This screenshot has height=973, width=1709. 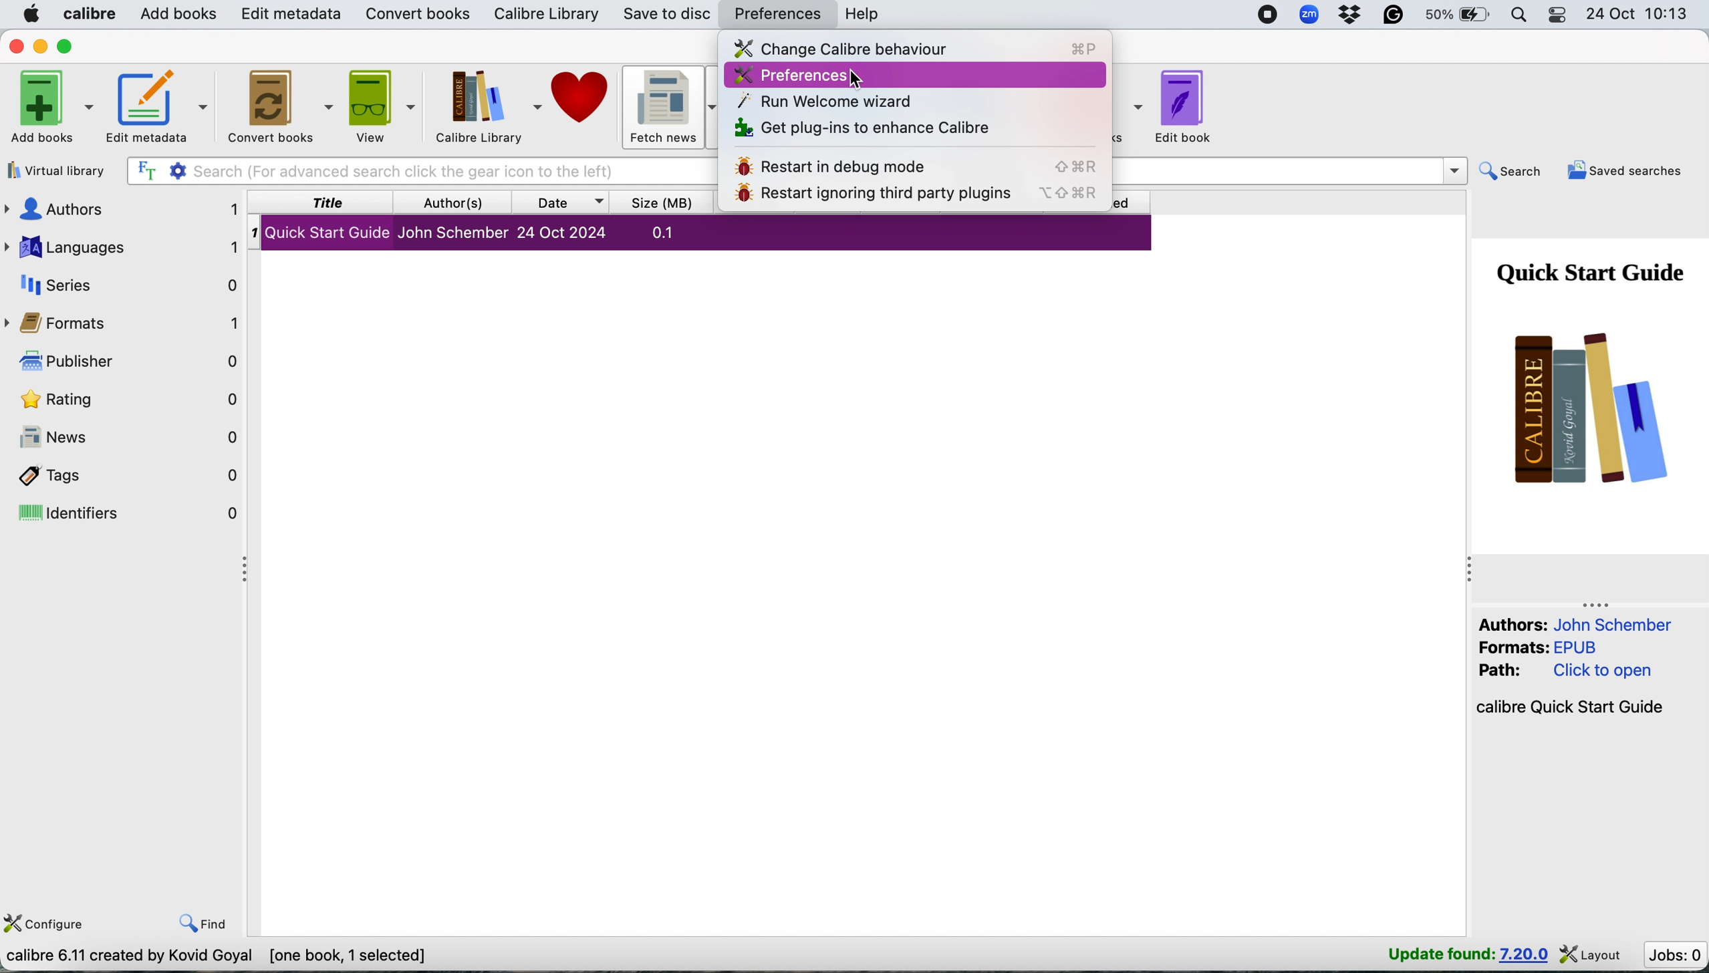 What do you see at coordinates (129, 323) in the screenshot?
I see `formats` at bounding box center [129, 323].